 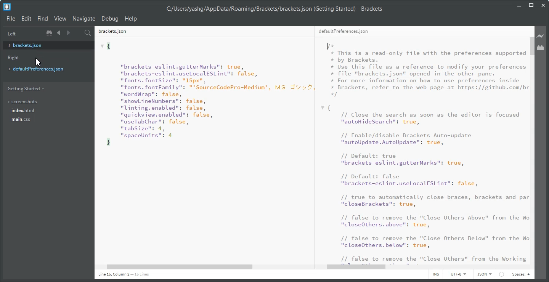 What do you see at coordinates (67, 33) in the screenshot?
I see `Navigate Forward` at bounding box center [67, 33].